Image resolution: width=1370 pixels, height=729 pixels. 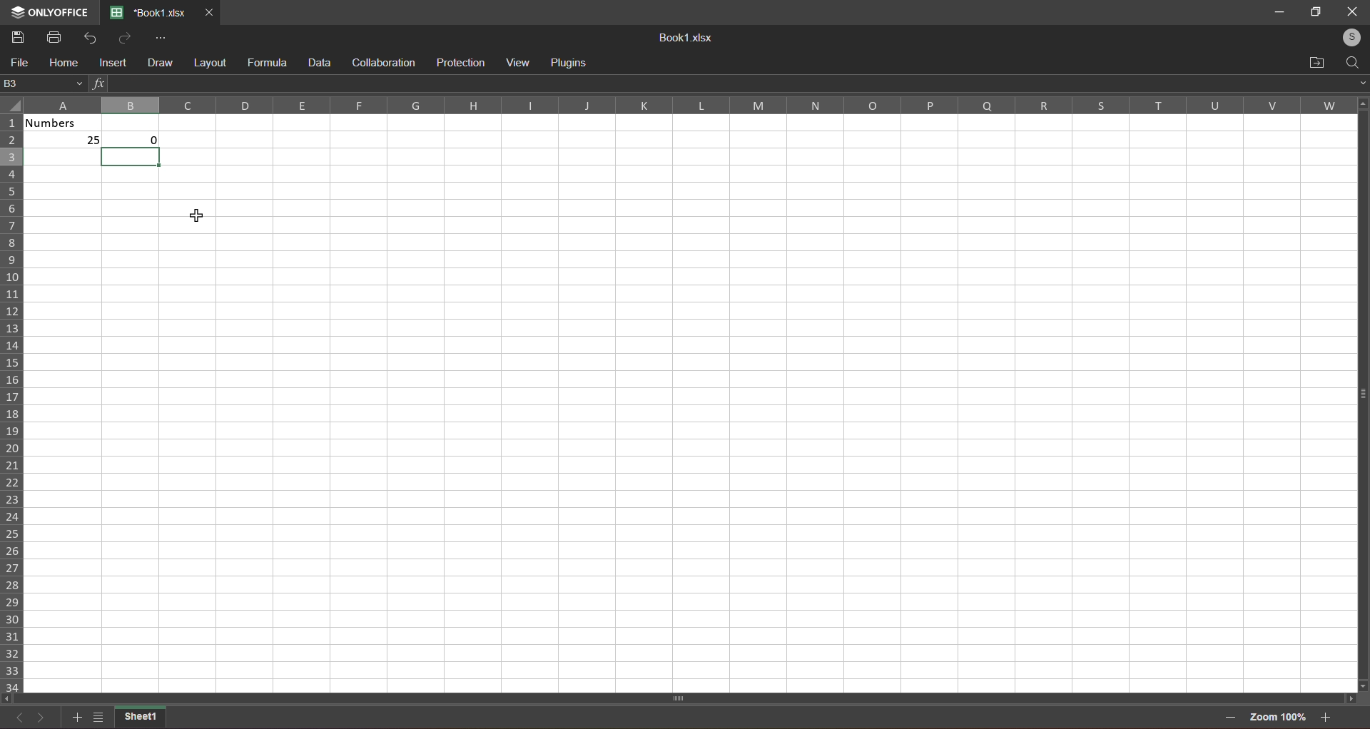 I want to click on numbers, so click(x=67, y=135).